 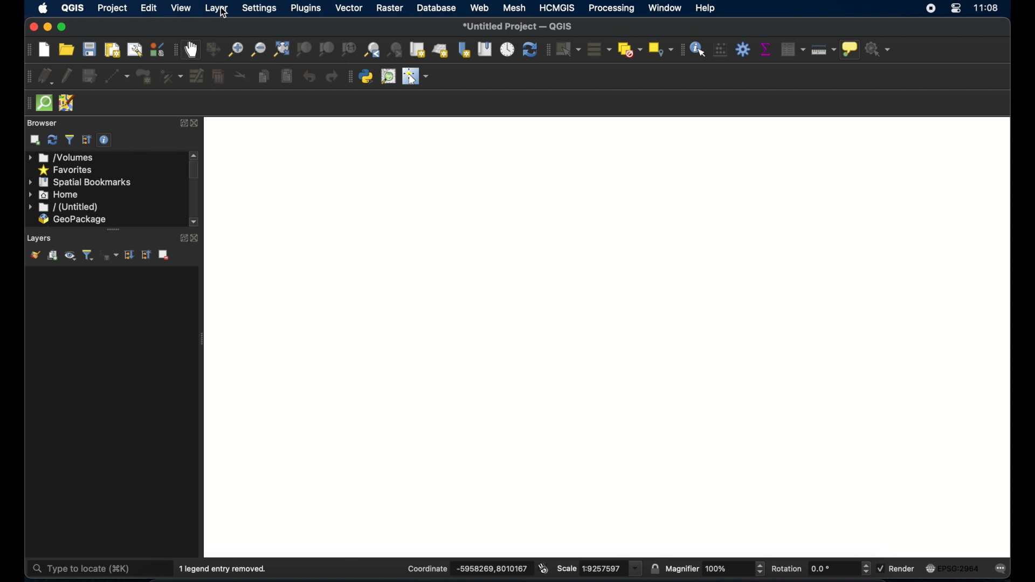 What do you see at coordinates (698, 48) in the screenshot?
I see `identify features` at bounding box center [698, 48].